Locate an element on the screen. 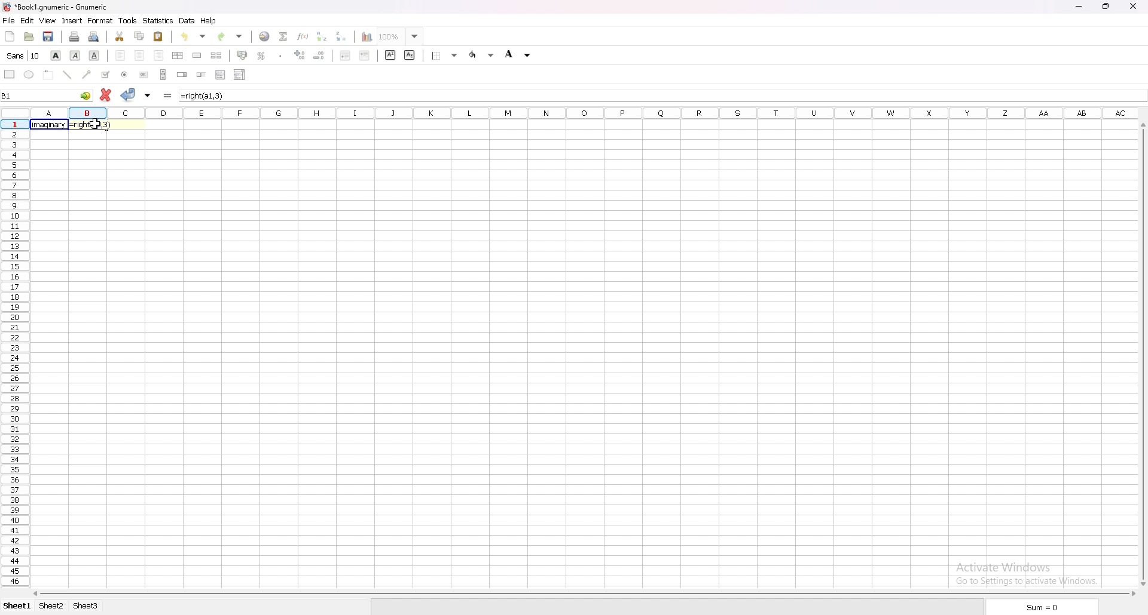 This screenshot has height=615, width=1148. formula is located at coordinates (207, 96).